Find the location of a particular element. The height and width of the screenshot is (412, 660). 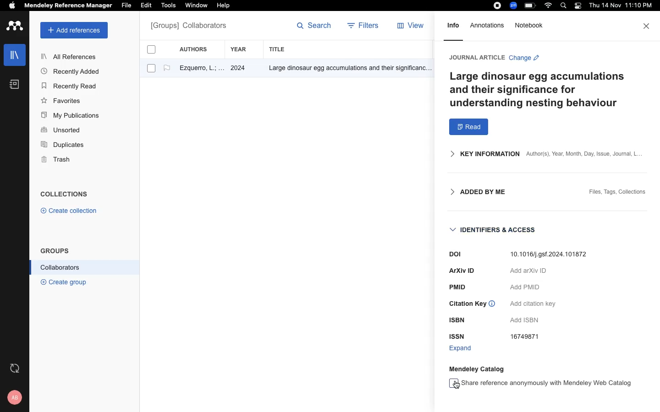

My Publications is located at coordinates (71, 117).